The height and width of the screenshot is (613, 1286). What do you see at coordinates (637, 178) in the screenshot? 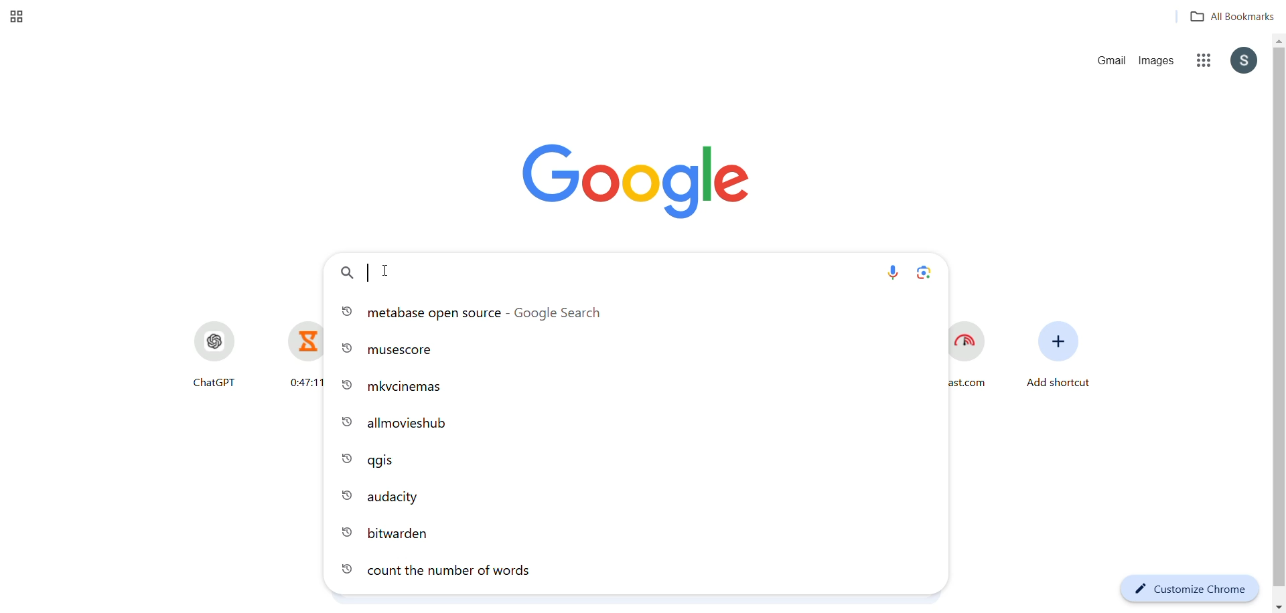
I see `google logo` at bounding box center [637, 178].